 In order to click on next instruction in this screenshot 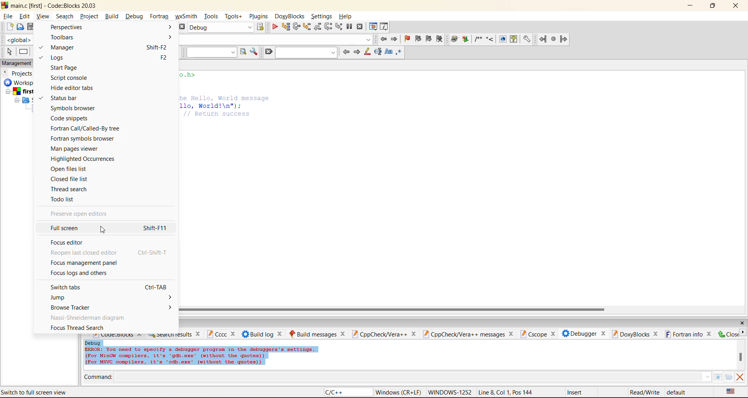, I will do `click(329, 27)`.